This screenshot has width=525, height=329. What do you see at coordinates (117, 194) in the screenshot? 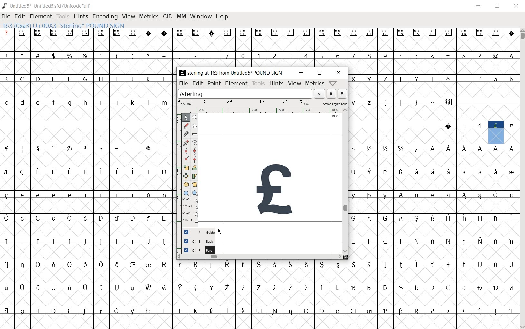
I see `Symbol` at bounding box center [117, 194].